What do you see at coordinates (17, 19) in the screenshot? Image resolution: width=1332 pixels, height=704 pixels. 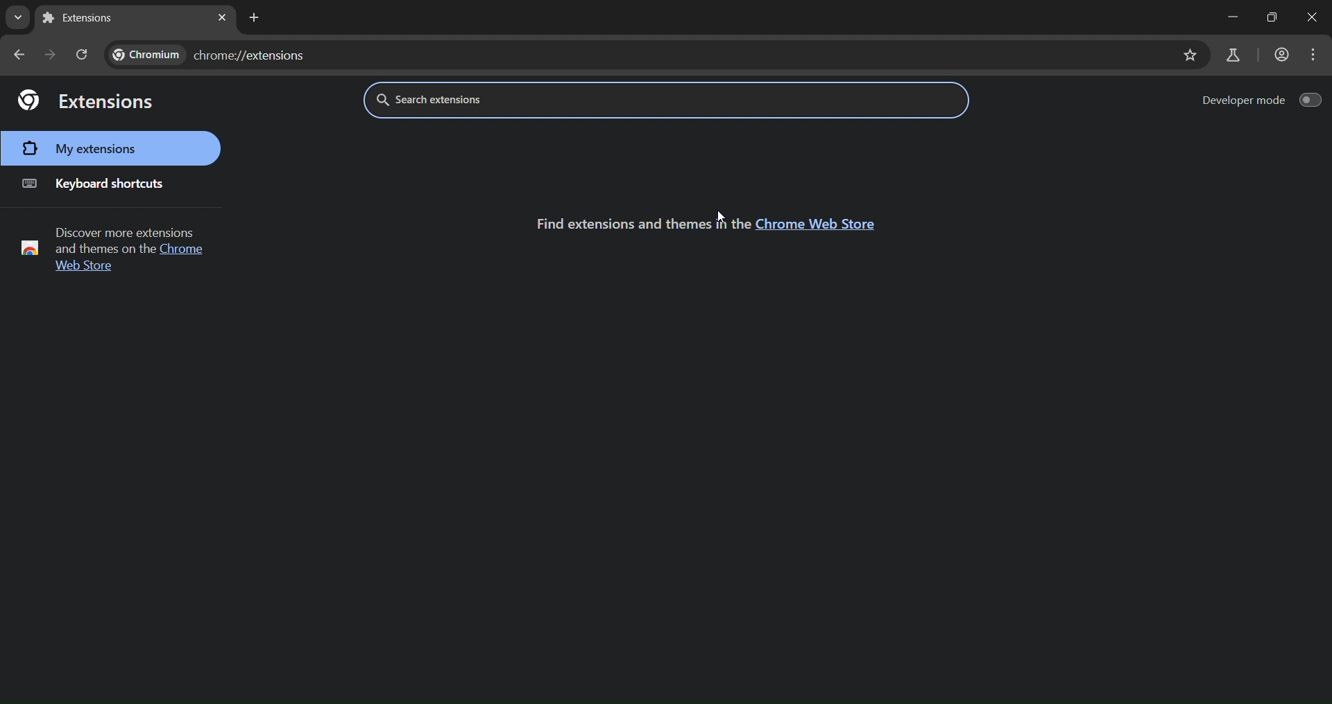 I see `search tabs` at bounding box center [17, 19].